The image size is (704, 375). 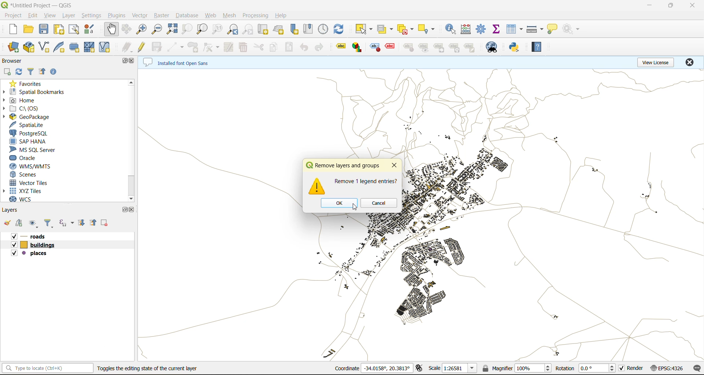 I want to click on zoom next, so click(x=250, y=29).